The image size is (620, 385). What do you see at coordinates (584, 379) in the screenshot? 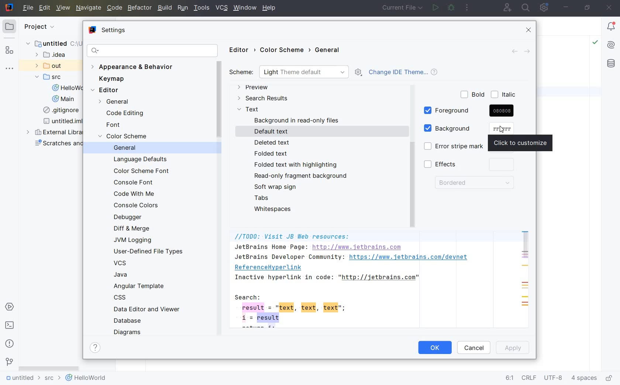
I see `indent` at bounding box center [584, 379].